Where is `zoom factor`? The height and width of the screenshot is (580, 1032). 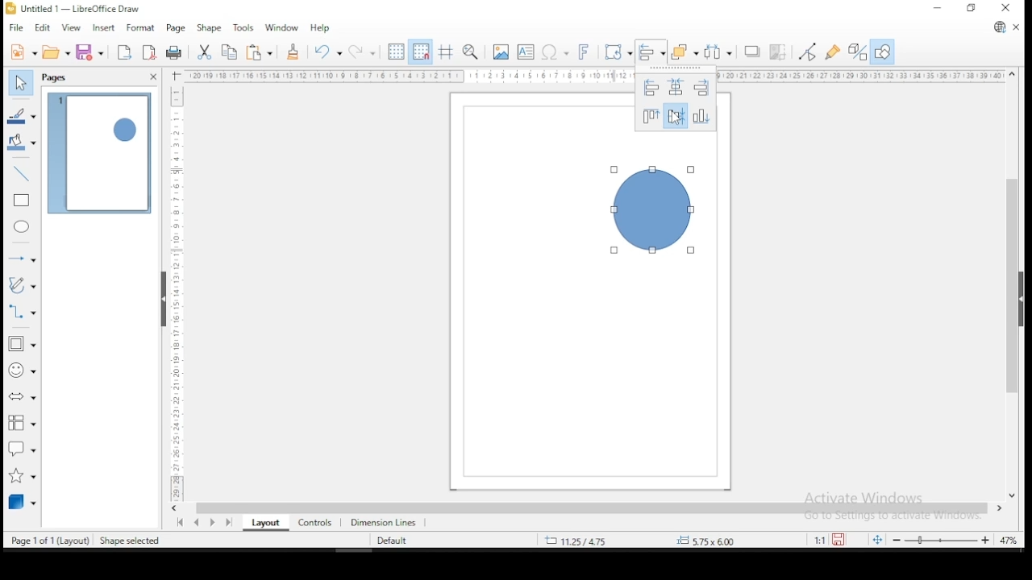
zoom factor is located at coordinates (747, 540).